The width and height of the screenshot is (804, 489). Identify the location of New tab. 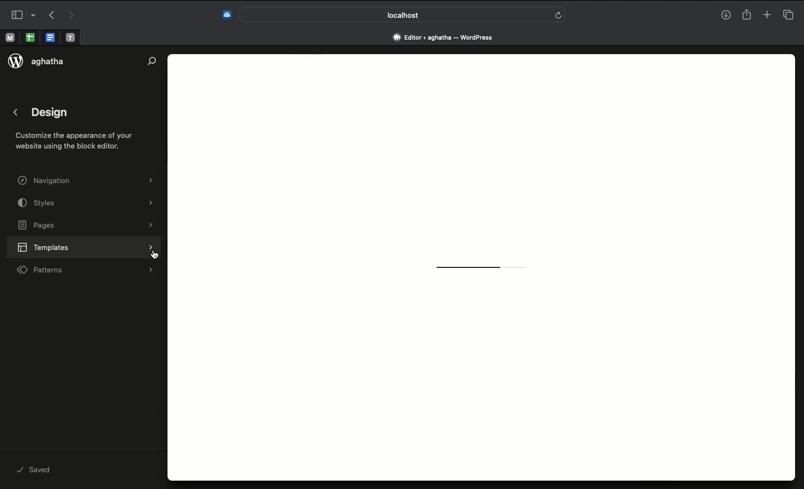
(767, 16).